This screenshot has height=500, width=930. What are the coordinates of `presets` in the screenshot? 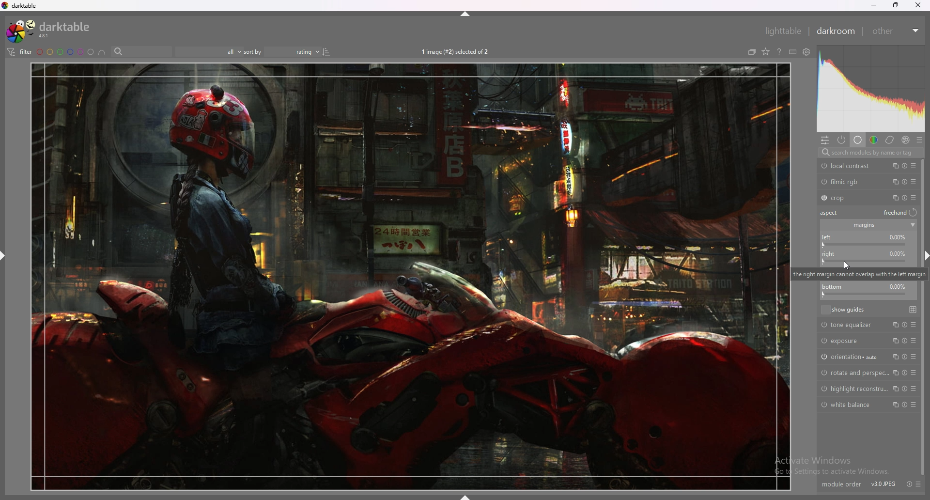 It's located at (914, 341).